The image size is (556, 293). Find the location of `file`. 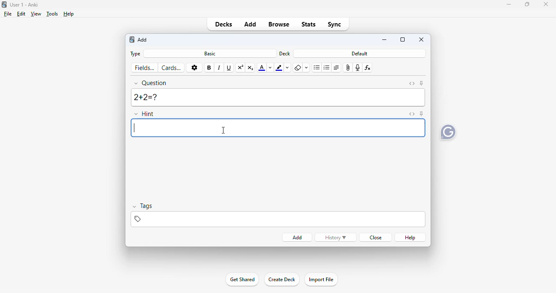

file is located at coordinates (8, 14).